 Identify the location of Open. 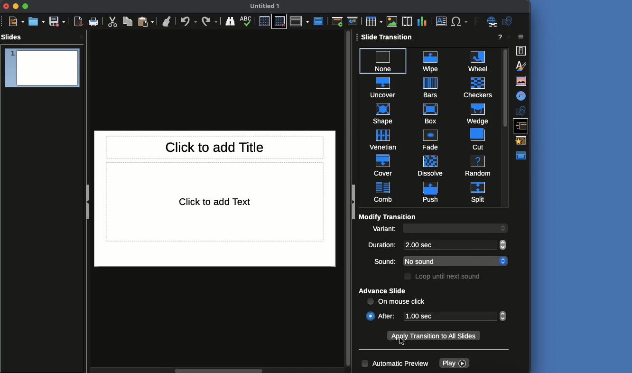
(37, 20).